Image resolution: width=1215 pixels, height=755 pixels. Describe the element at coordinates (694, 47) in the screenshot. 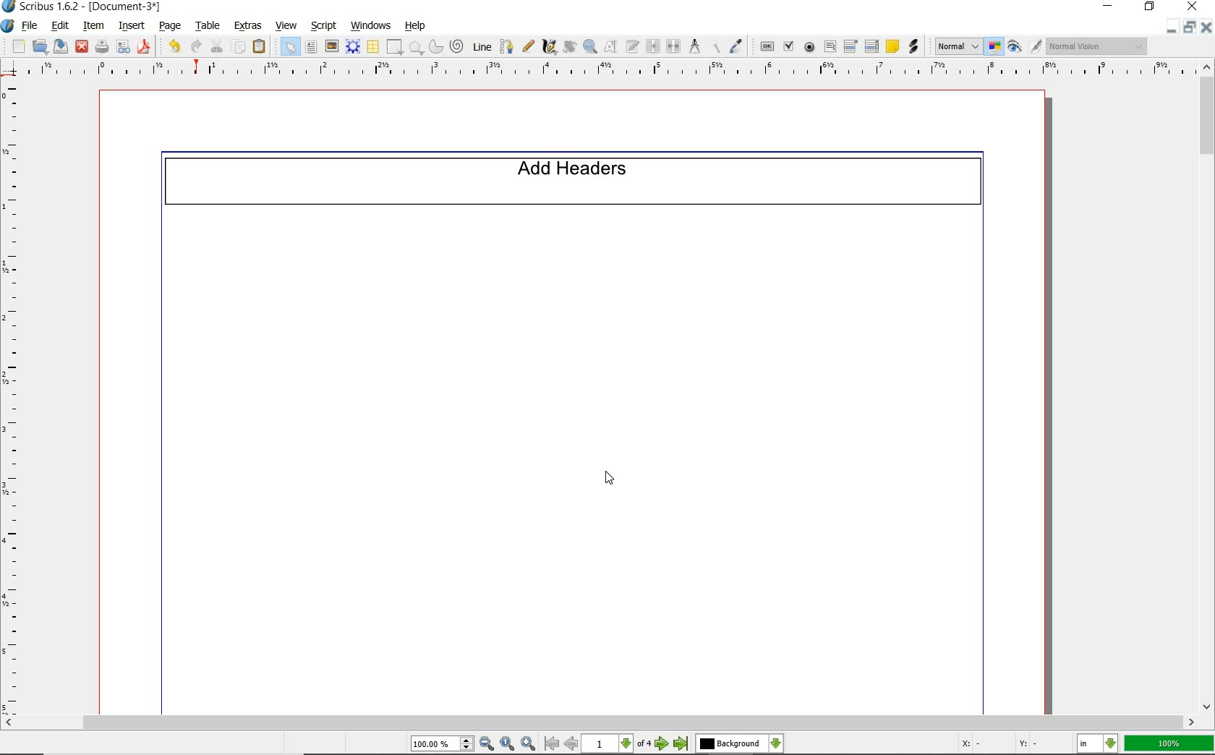

I see `measurements` at that location.